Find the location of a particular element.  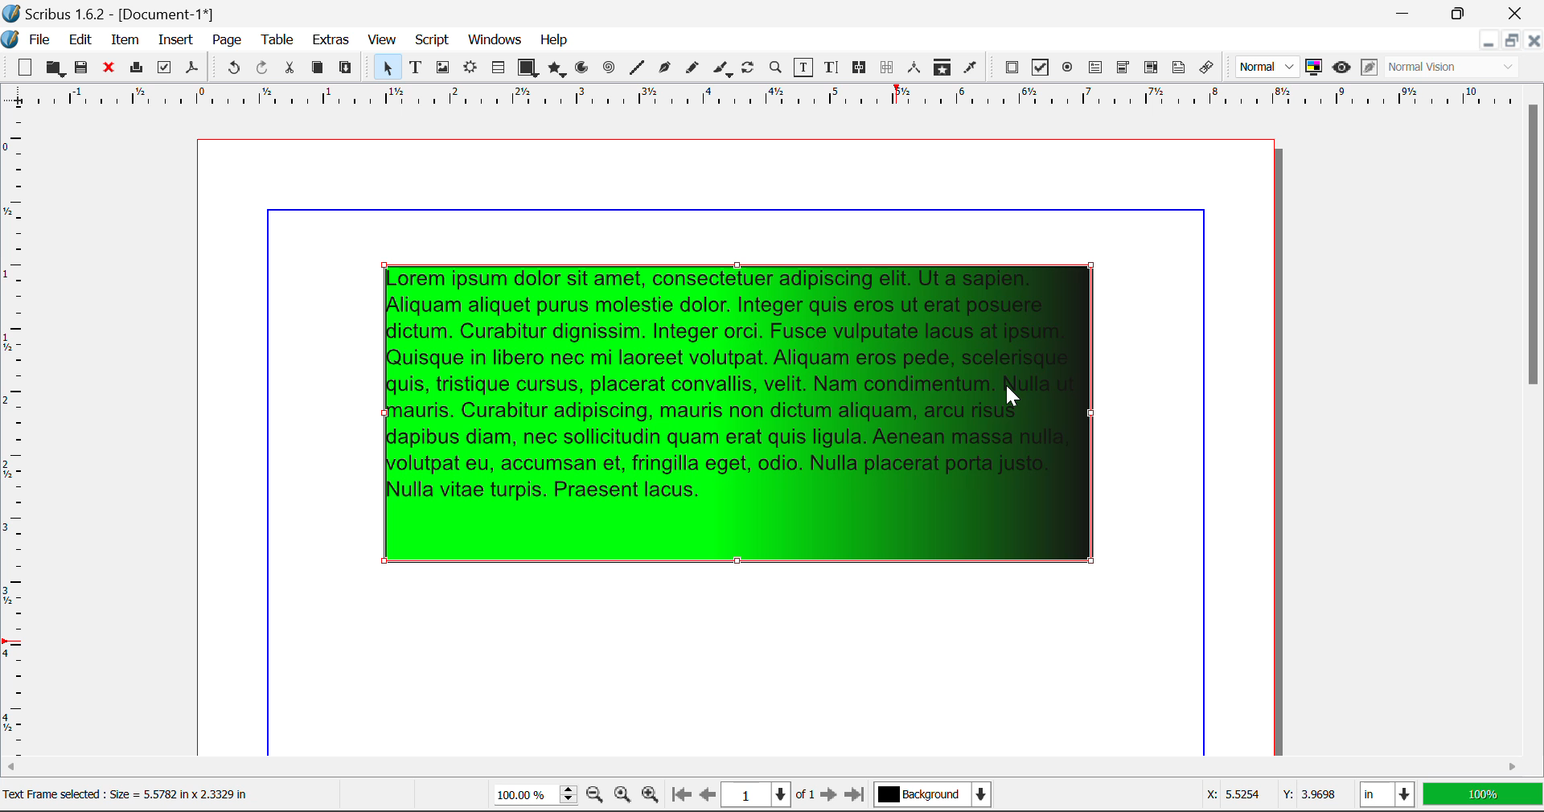

View is located at coordinates (382, 40).